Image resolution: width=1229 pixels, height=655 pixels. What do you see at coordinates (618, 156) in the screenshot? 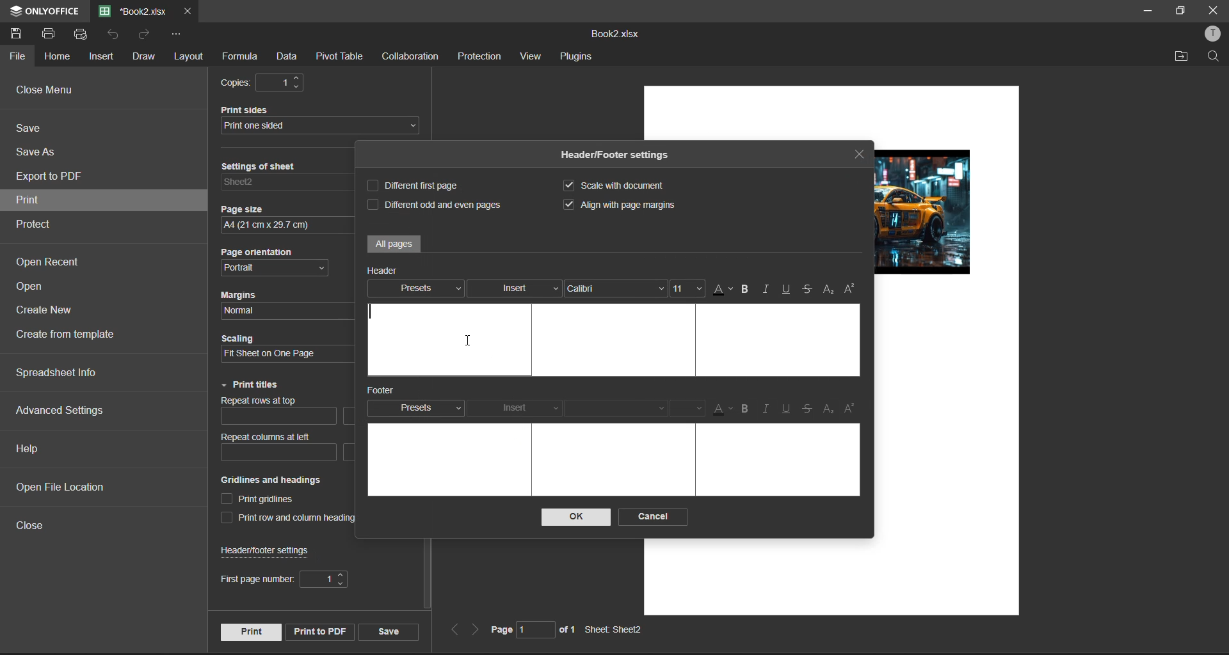
I see `header/footer settings` at bounding box center [618, 156].